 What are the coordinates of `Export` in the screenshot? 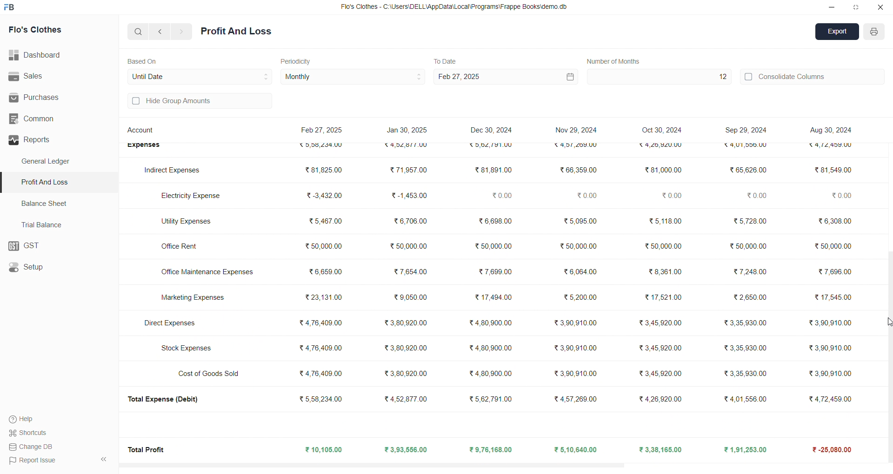 It's located at (838, 33).